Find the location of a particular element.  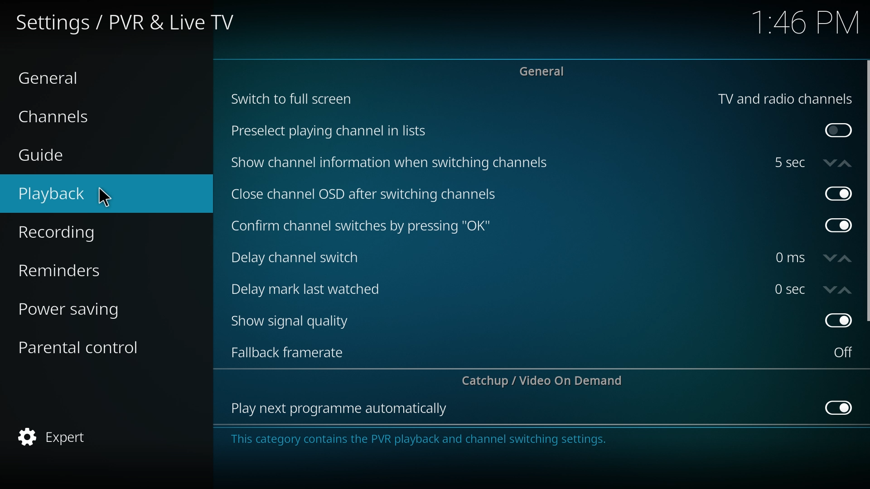

time is located at coordinates (790, 289).